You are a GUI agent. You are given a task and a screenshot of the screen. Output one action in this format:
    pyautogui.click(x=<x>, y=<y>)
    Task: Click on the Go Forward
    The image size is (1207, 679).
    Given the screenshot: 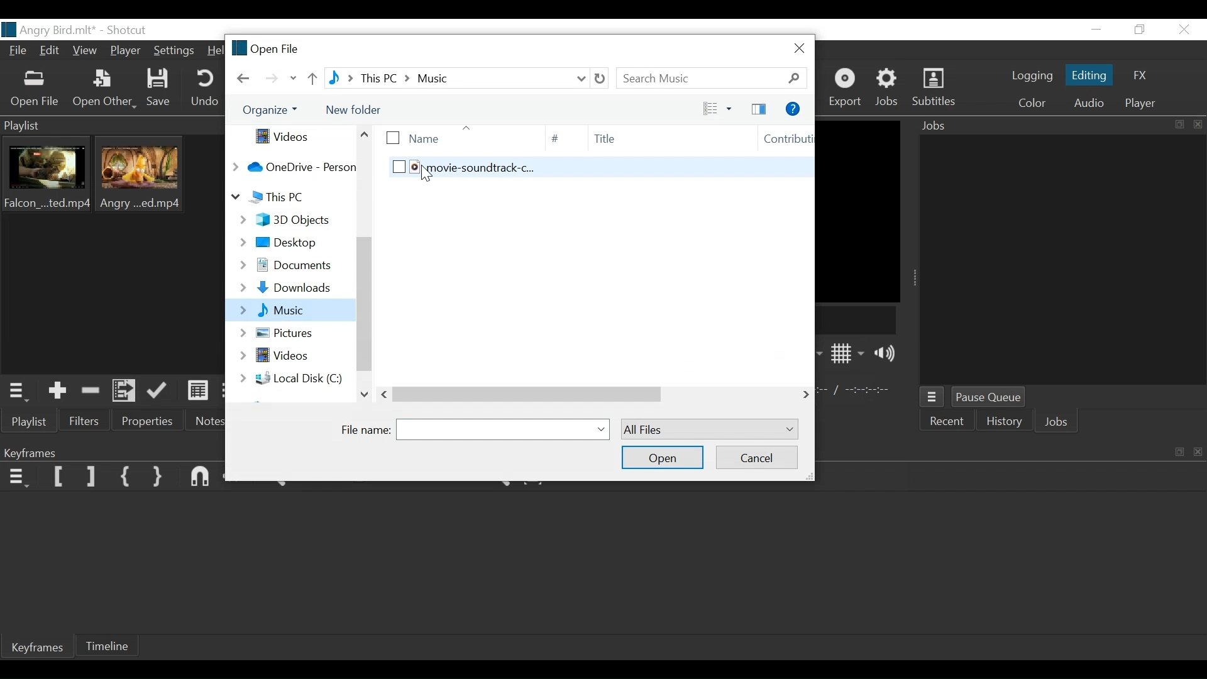 What is the action you would take?
    pyautogui.click(x=273, y=79)
    